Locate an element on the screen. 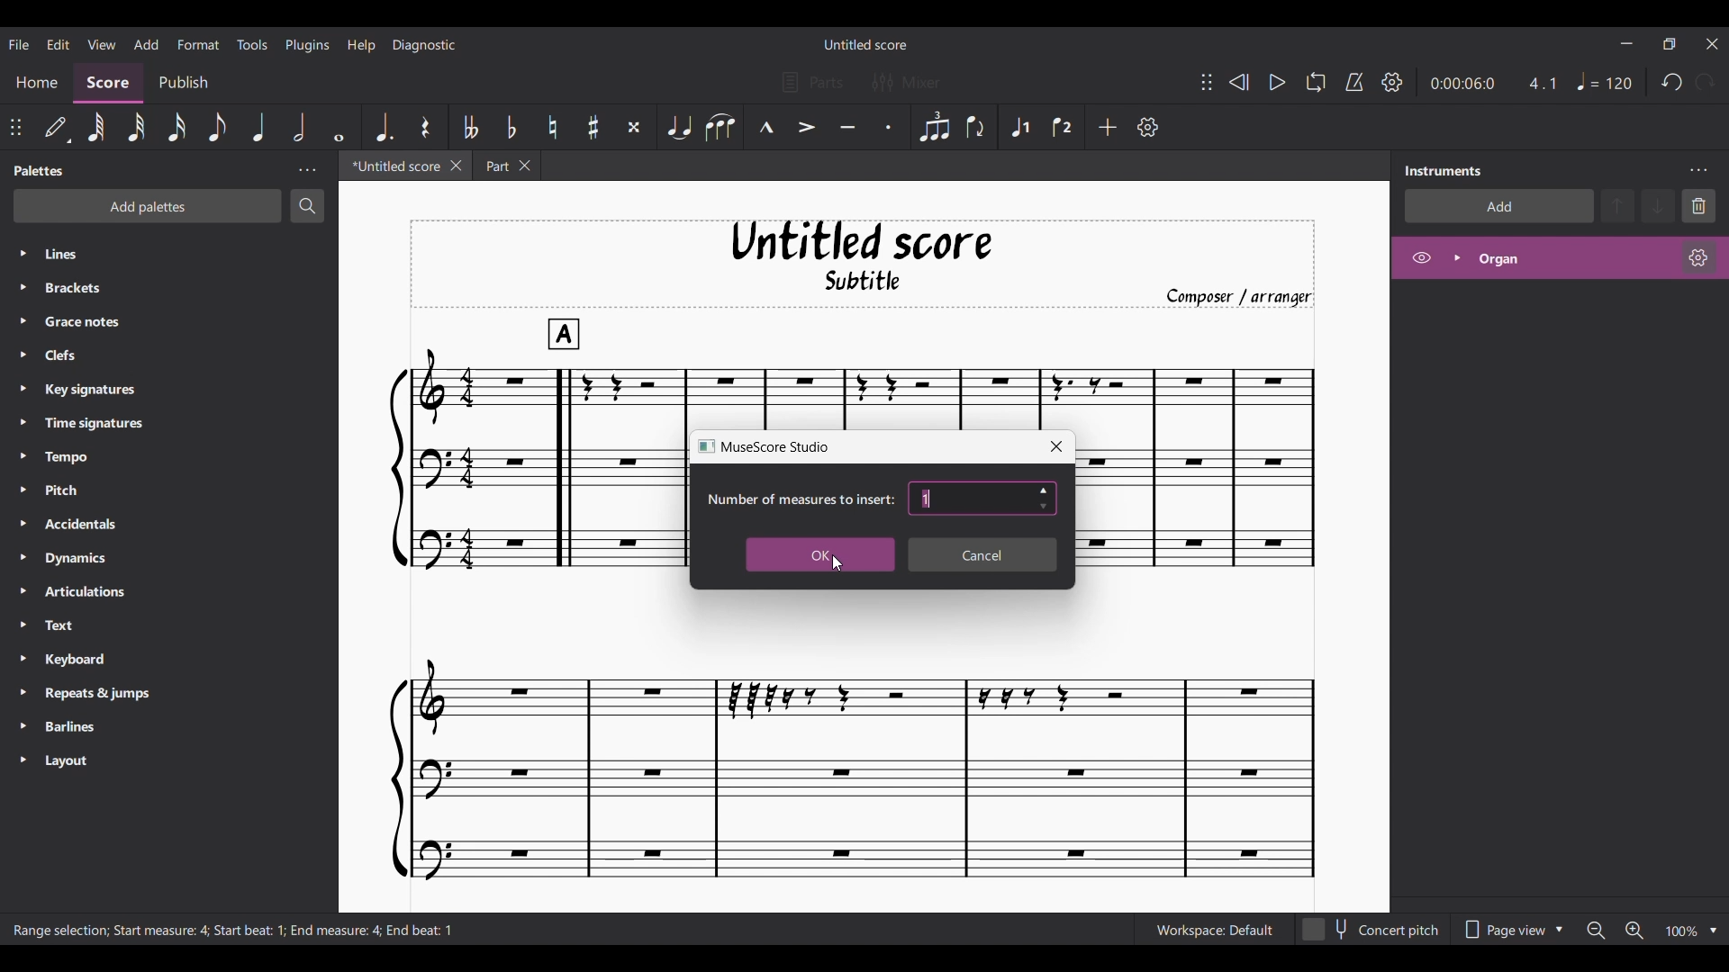 The width and height of the screenshot is (1729, 972). Slur is located at coordinates (720, 128).